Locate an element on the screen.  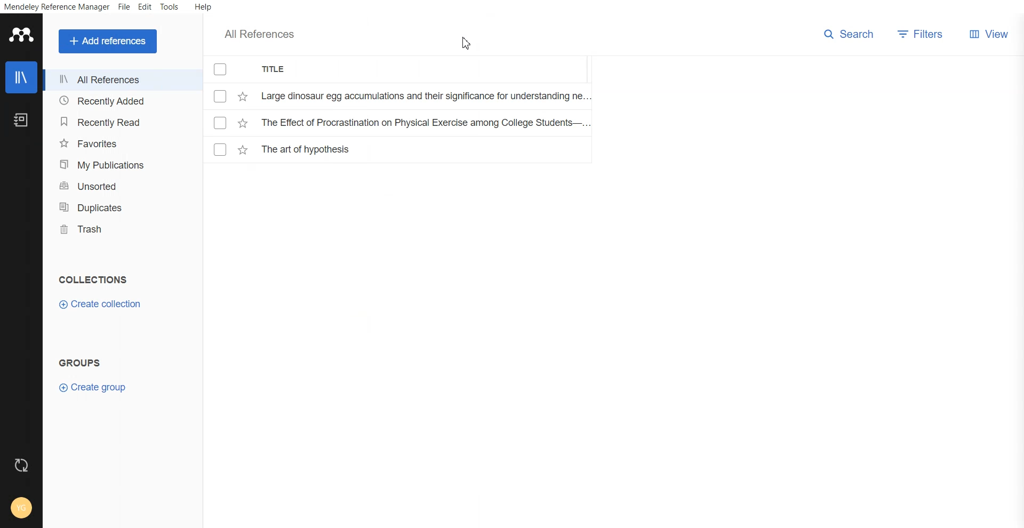
Text is located at coordinates (82, 363).